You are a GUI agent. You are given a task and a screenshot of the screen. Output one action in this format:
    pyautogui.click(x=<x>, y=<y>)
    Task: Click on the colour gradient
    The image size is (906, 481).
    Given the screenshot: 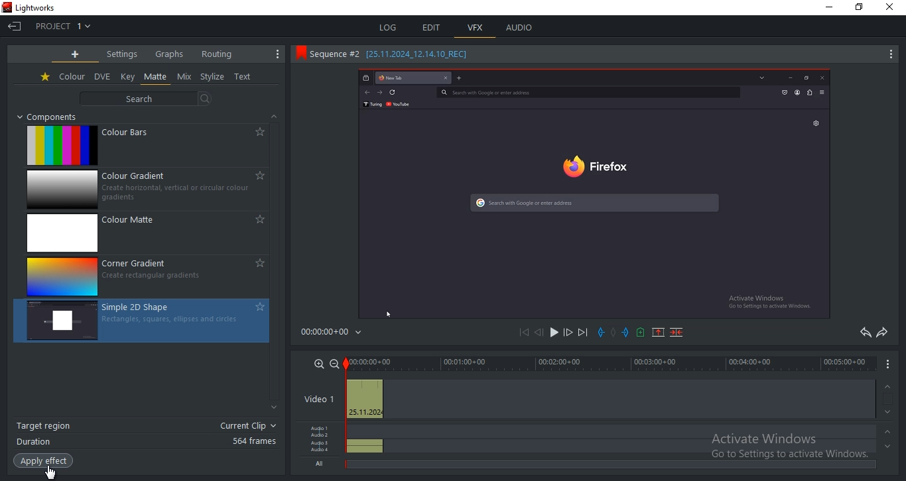 What is the action you would take?
    pyautogui.click(x=151, y=190)
    